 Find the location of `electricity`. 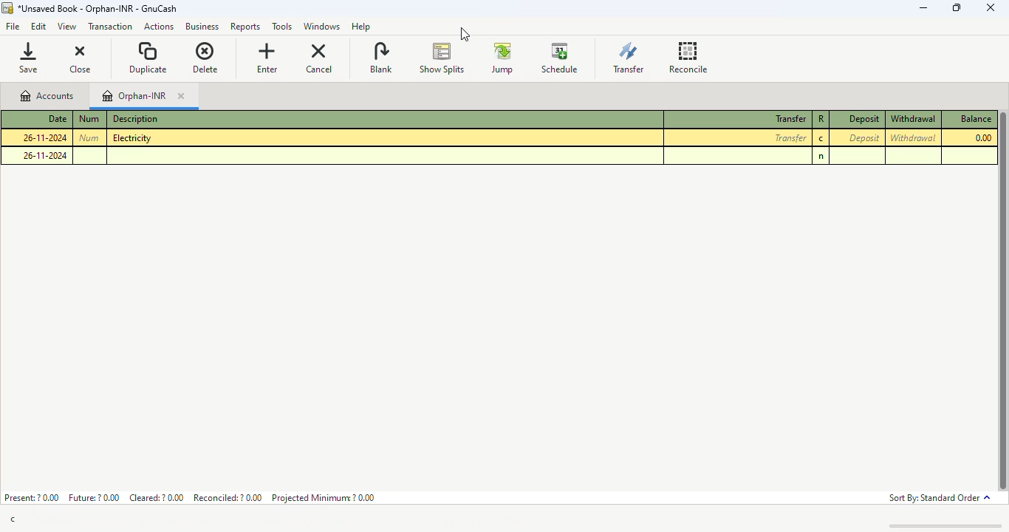

electricity is located at coordinates (131, 137).